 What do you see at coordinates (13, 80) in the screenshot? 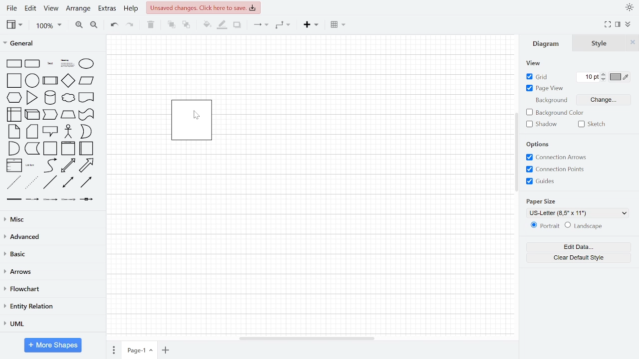
I see `square` at bounding box center [13, 80].